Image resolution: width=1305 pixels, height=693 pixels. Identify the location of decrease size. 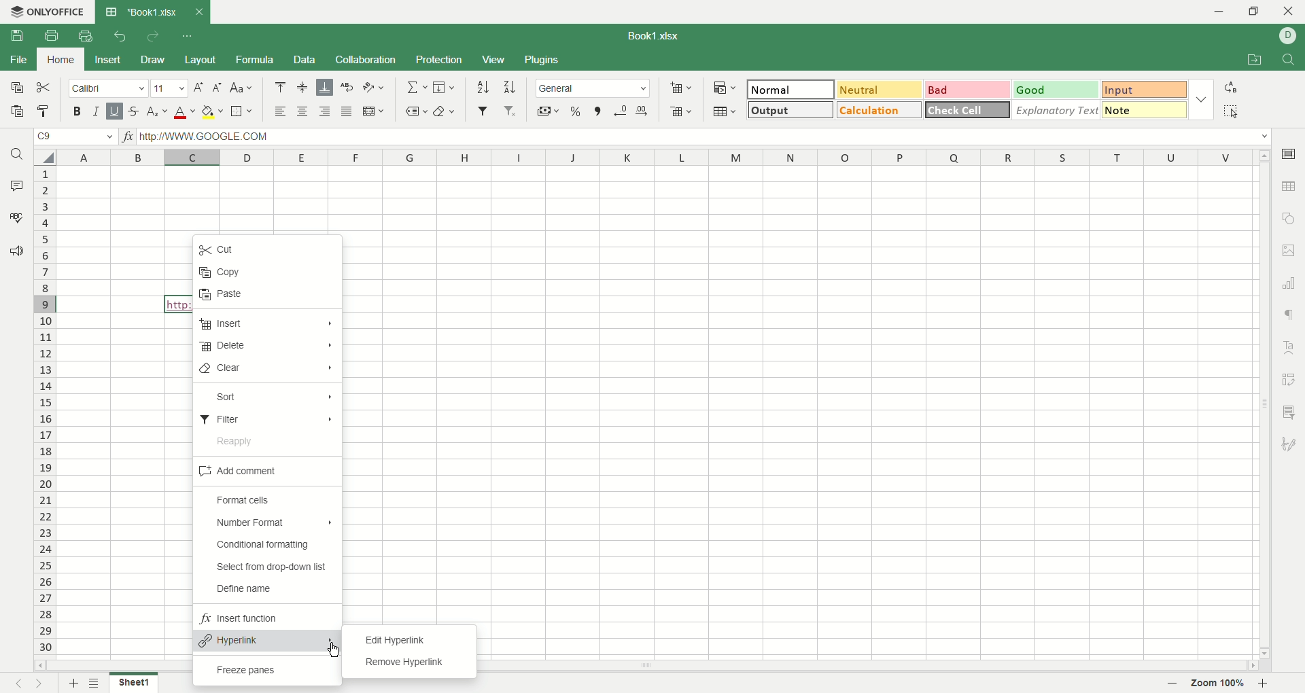
(219, 88).